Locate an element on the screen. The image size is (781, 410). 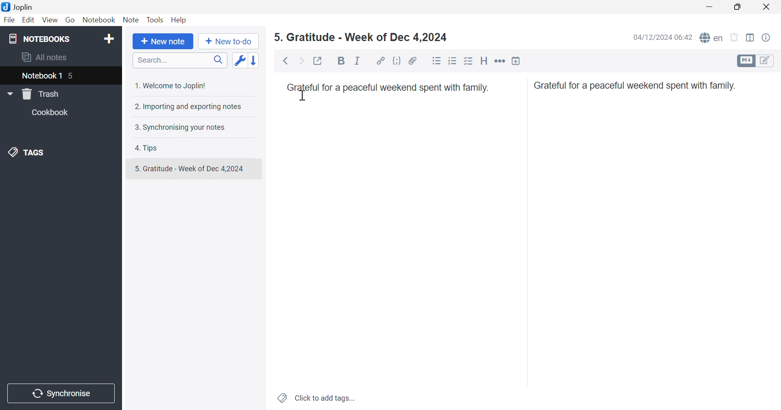
Hyperlink is located at coordinates (380, 60).